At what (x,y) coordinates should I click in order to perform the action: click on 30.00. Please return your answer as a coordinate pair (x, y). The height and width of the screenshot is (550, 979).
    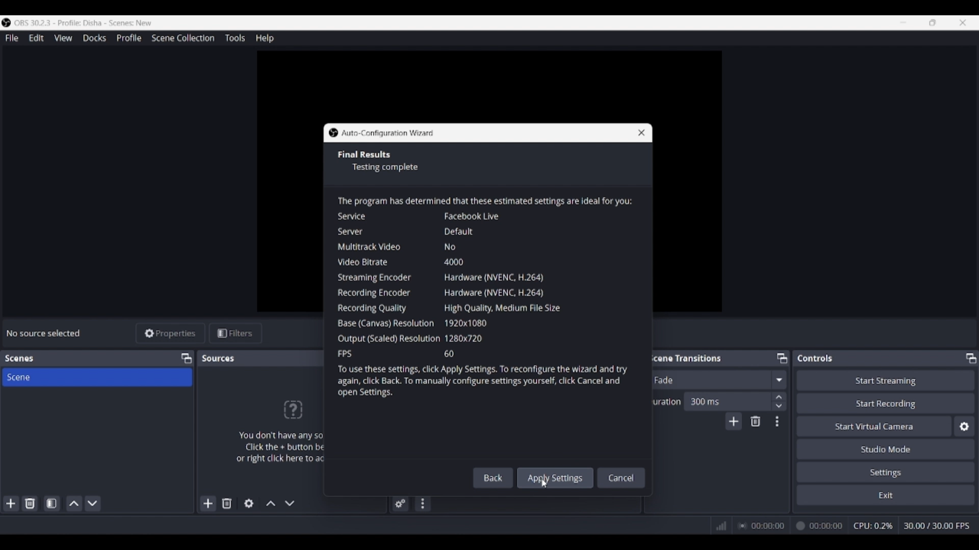
    Looking at the image, I should click on (937, 525).